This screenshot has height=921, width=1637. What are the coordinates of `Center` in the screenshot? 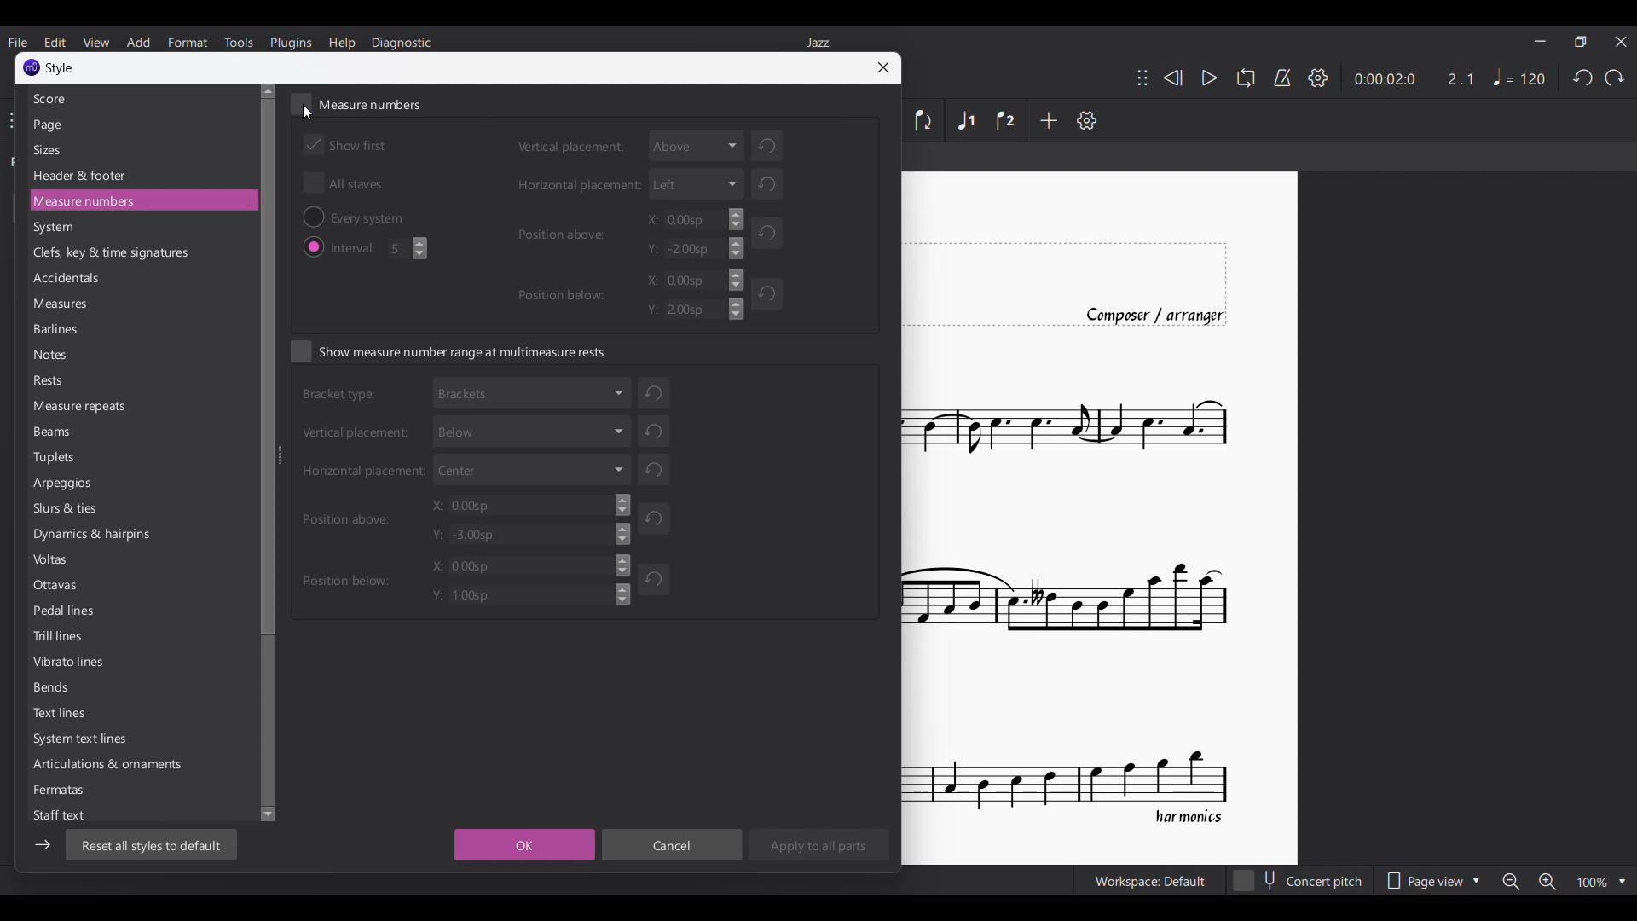 It's located at (534, 467).